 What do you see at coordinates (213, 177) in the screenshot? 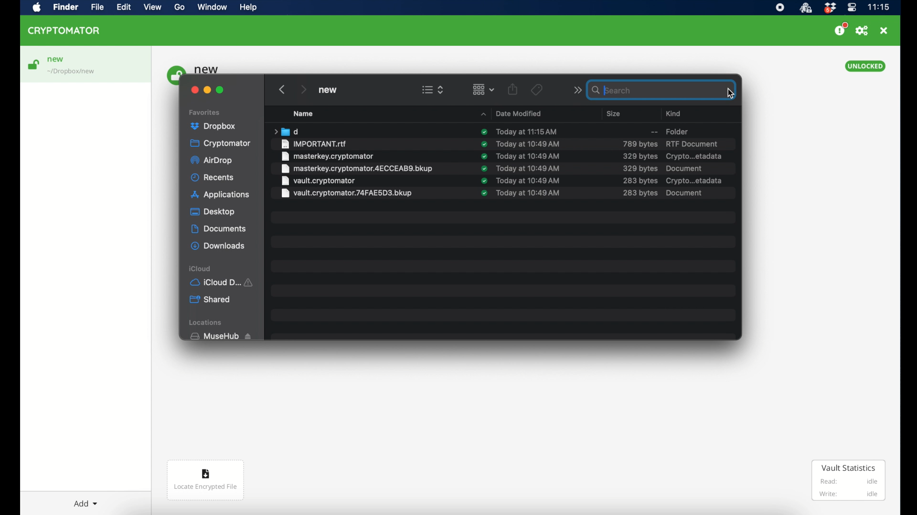
I see `recents` at bounding box center [213, 177].